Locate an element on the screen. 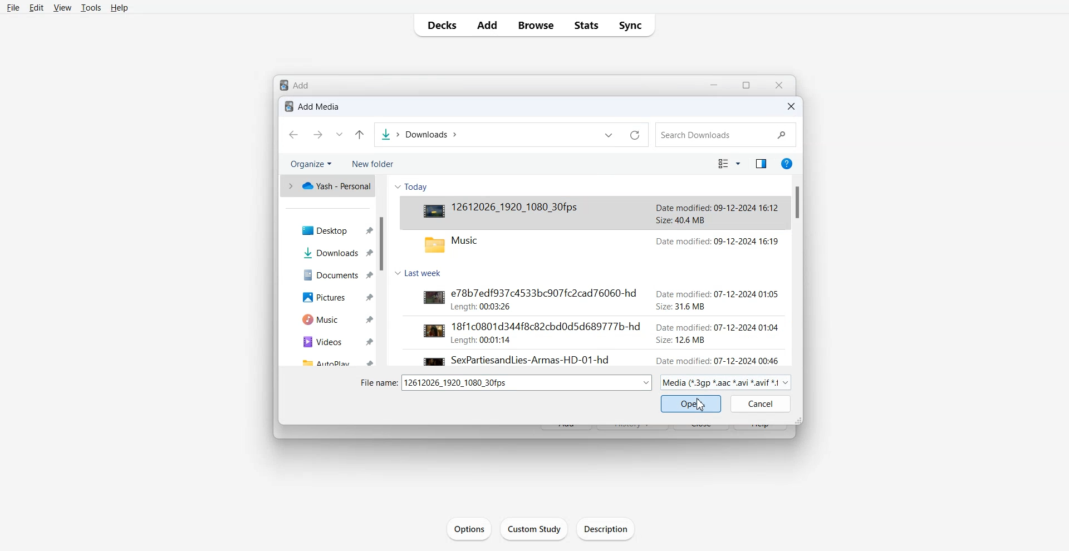  Custom Study is located at coordinates (534, 528).